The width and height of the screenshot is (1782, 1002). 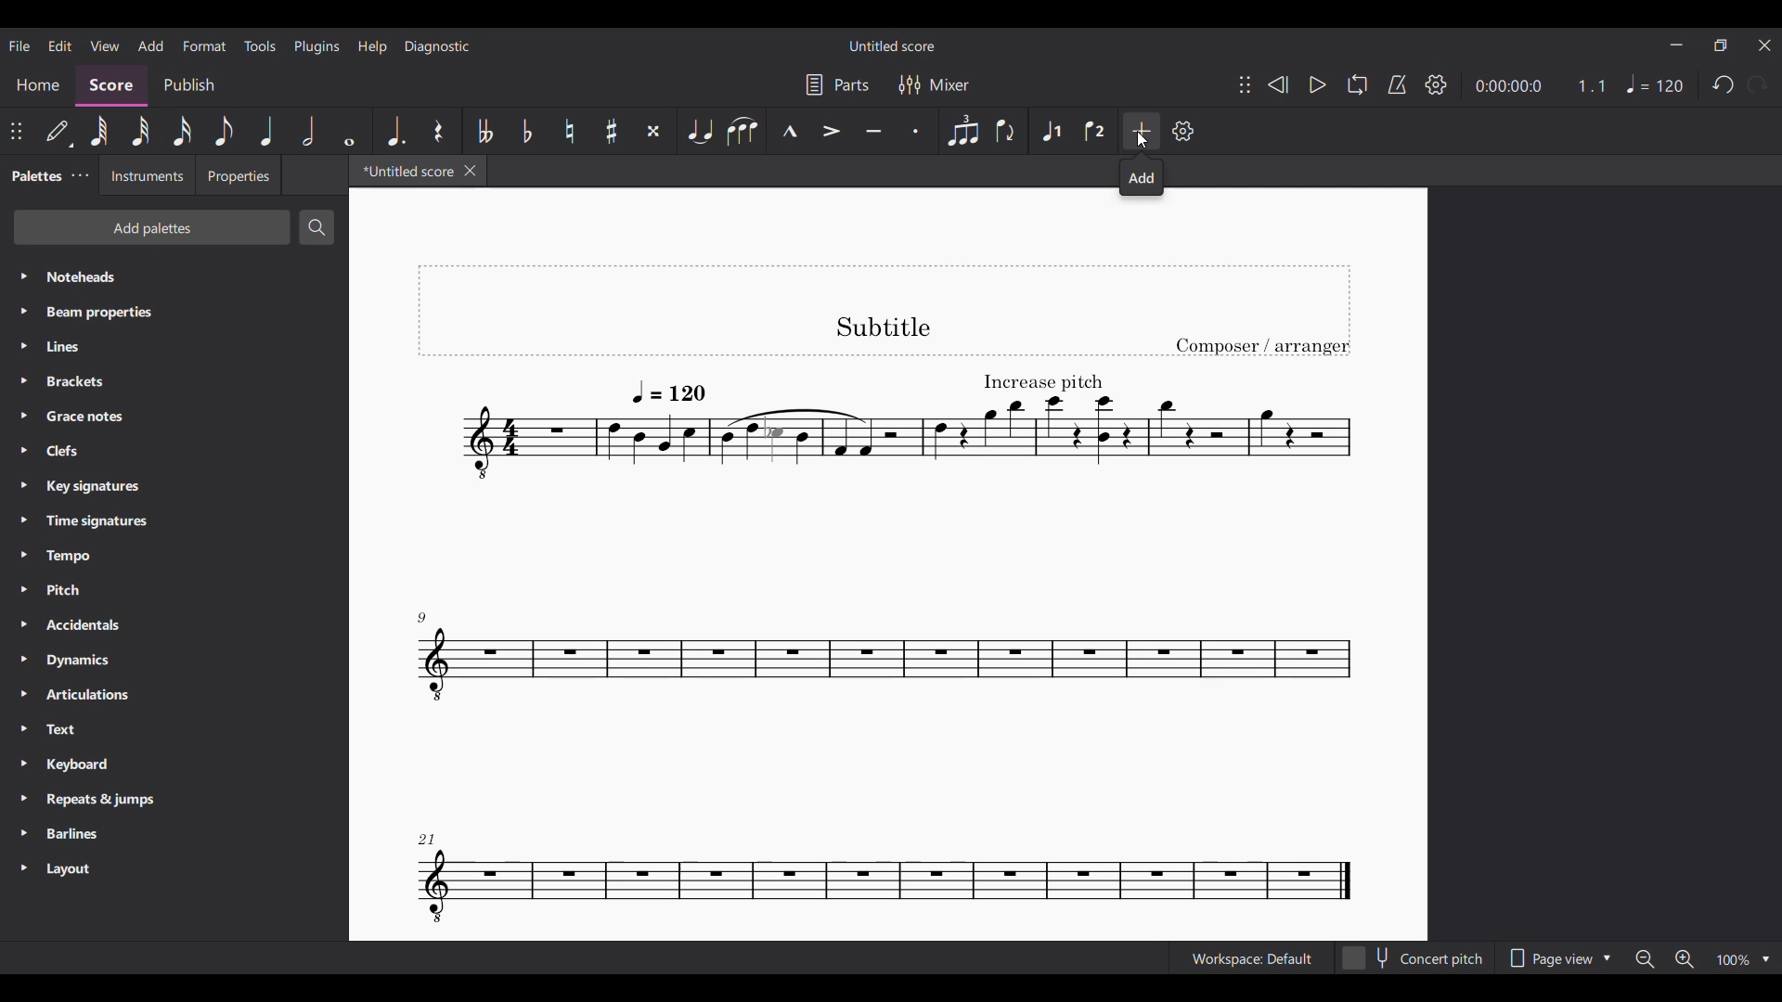 I want to click on Clefs, so click(x=173, y=451).